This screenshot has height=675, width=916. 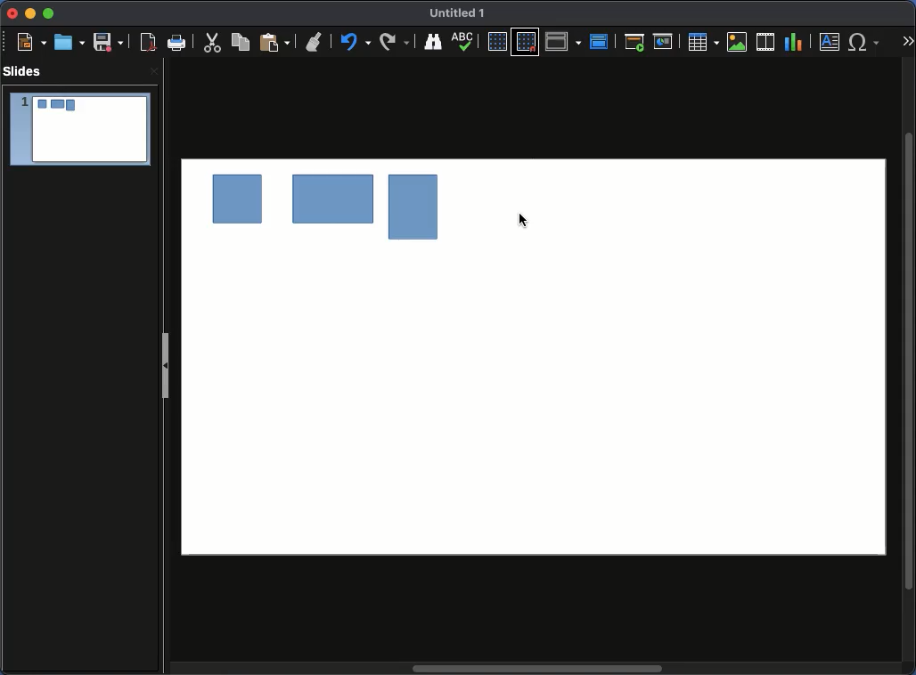 I want to click on Scroll, so click(x=909, y=362).